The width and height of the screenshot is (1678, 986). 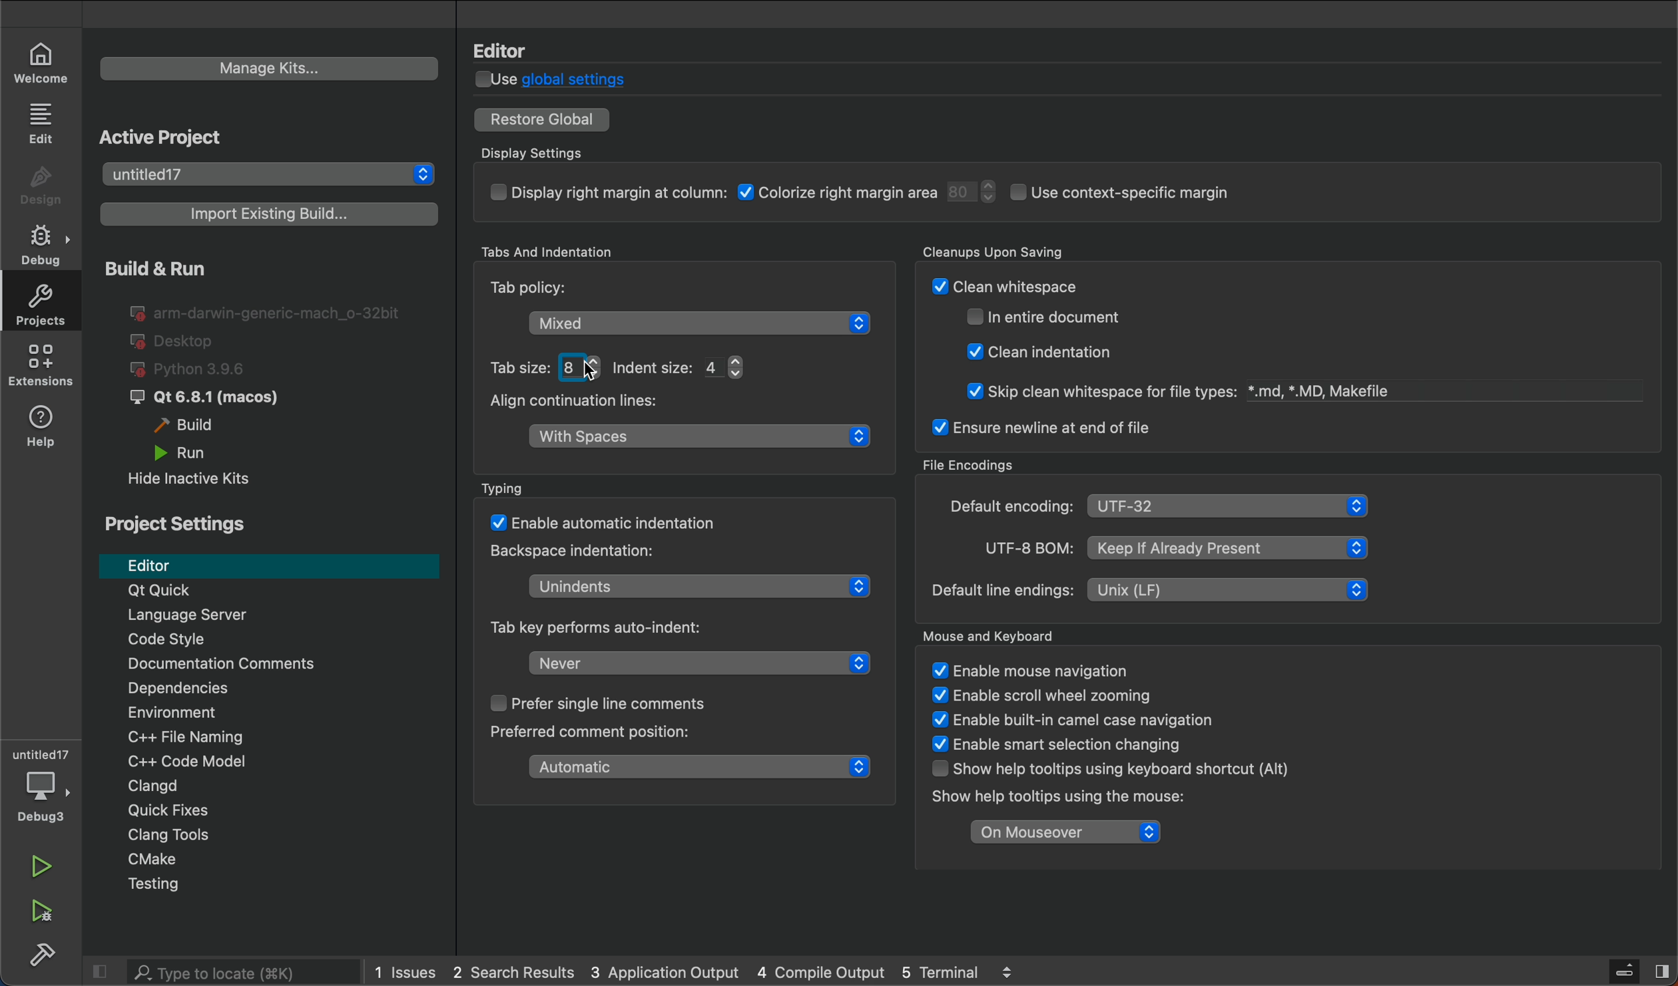 What do you see at coordinates (1012, 635) in the screenshot?
I see `Mouse and Keyboard` at bounding box center [1012, 635].